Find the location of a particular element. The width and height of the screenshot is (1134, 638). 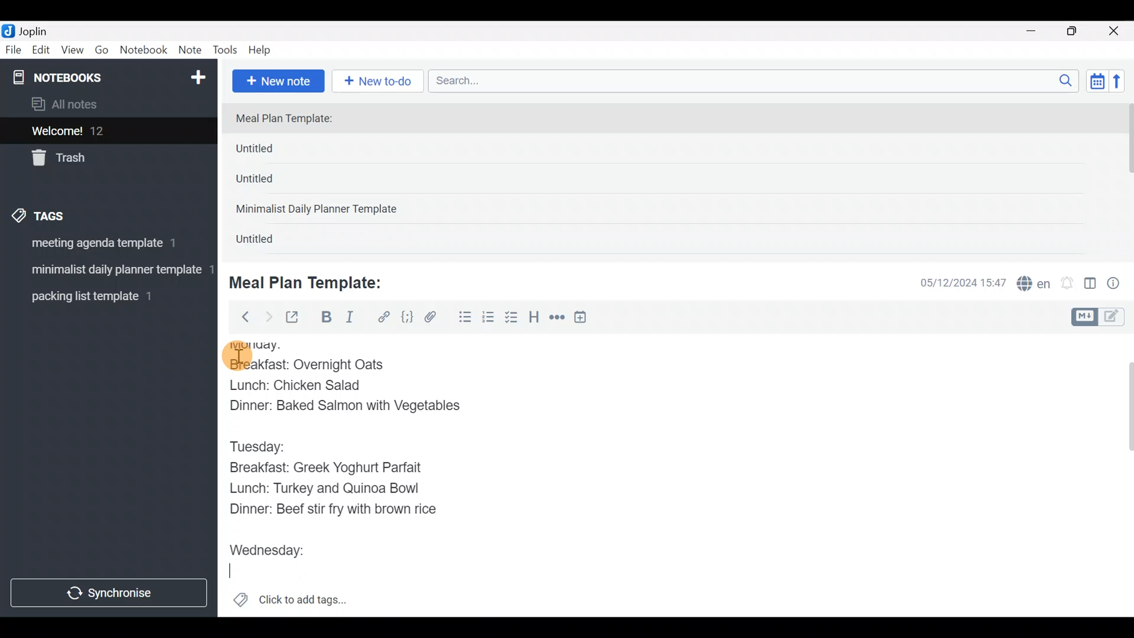

Heading is located at coordinates (535, 319).